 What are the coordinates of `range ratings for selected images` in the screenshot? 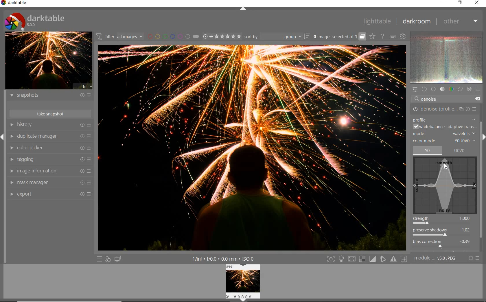 It's located at (222, 37).